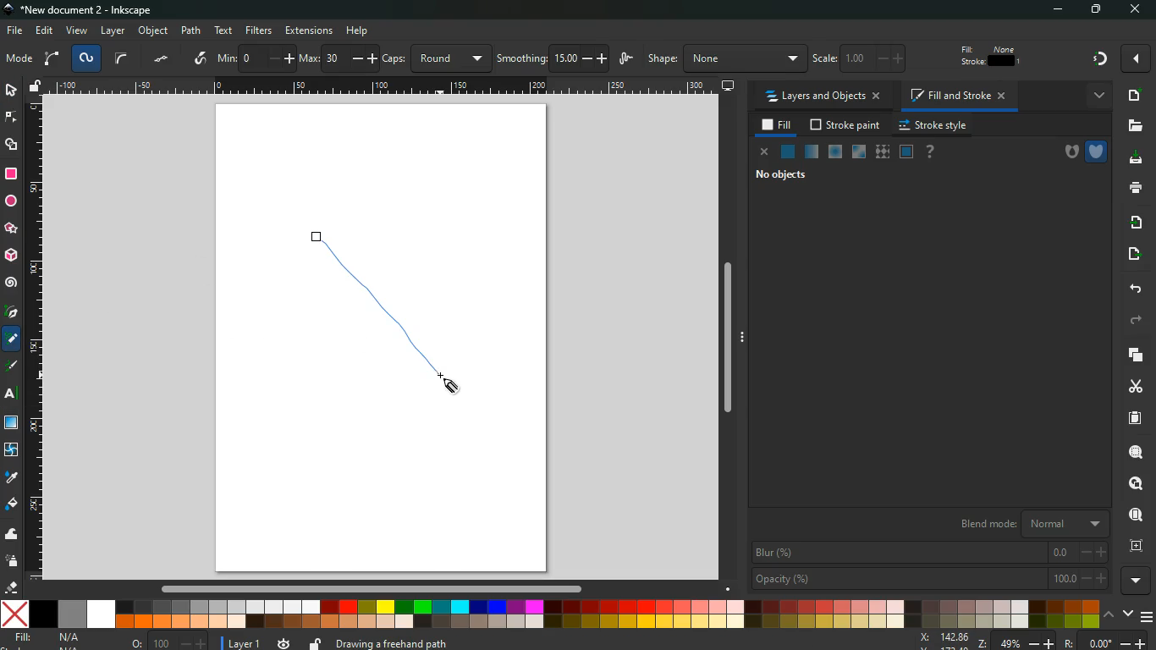  Describe the element at coordinates (10, 202) in the screenshot. I see `circle` at that location.